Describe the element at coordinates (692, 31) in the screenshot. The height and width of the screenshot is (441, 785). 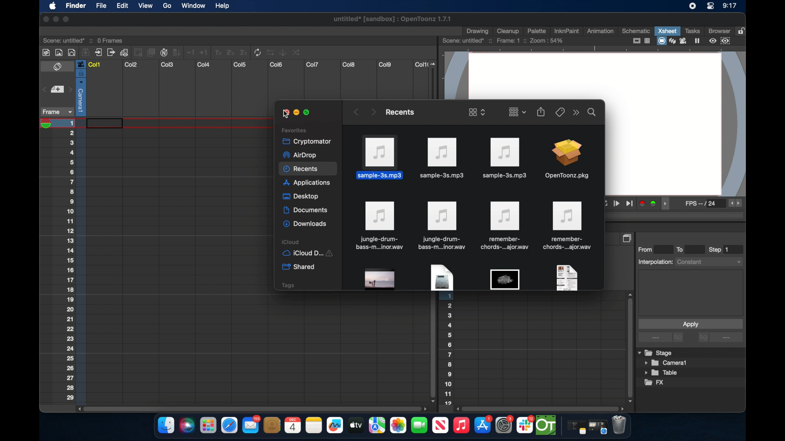
I see `tasks` at that location.